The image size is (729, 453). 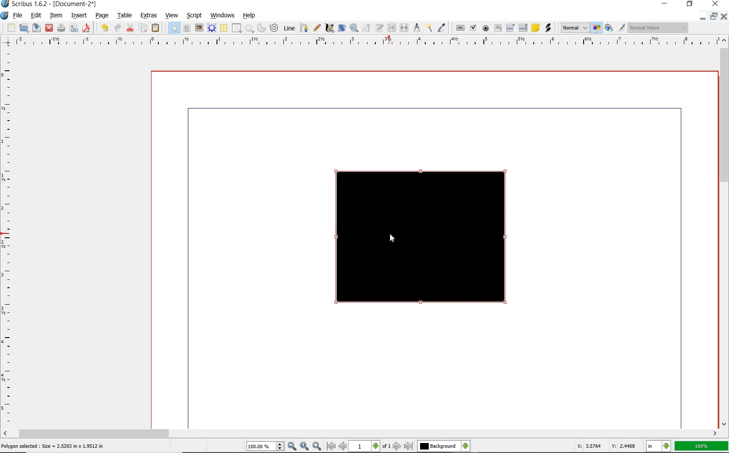 I want to click on item, so click(x=57, y=15).